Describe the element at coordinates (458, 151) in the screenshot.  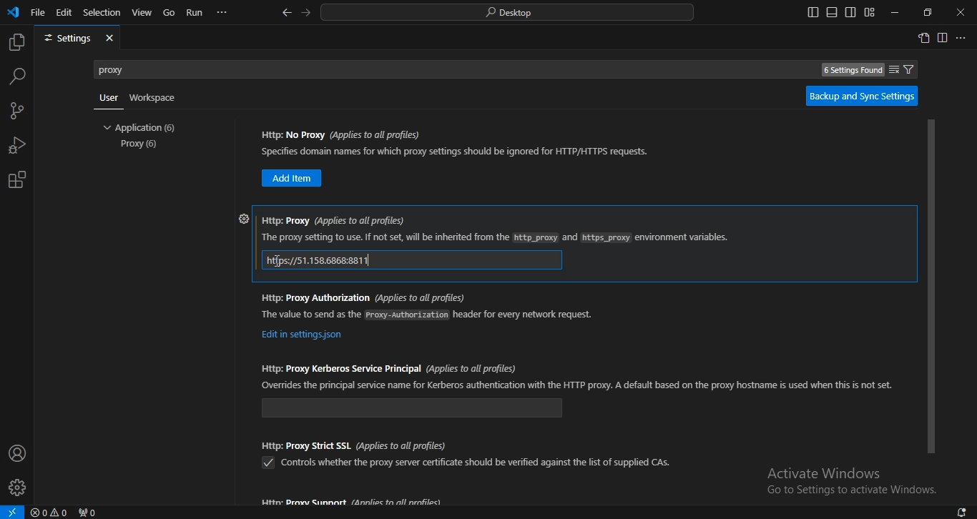
I see `https: no proxy` at that location.